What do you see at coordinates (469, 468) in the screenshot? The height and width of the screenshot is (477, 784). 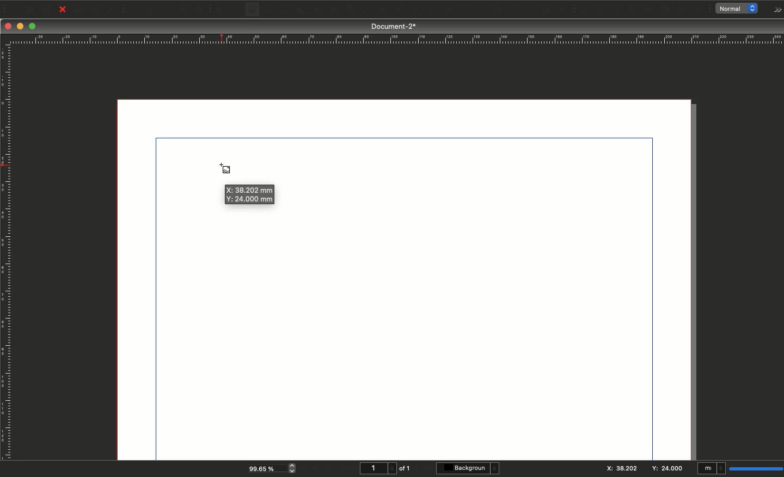 I see `Background` at bounding box center [469, 468].